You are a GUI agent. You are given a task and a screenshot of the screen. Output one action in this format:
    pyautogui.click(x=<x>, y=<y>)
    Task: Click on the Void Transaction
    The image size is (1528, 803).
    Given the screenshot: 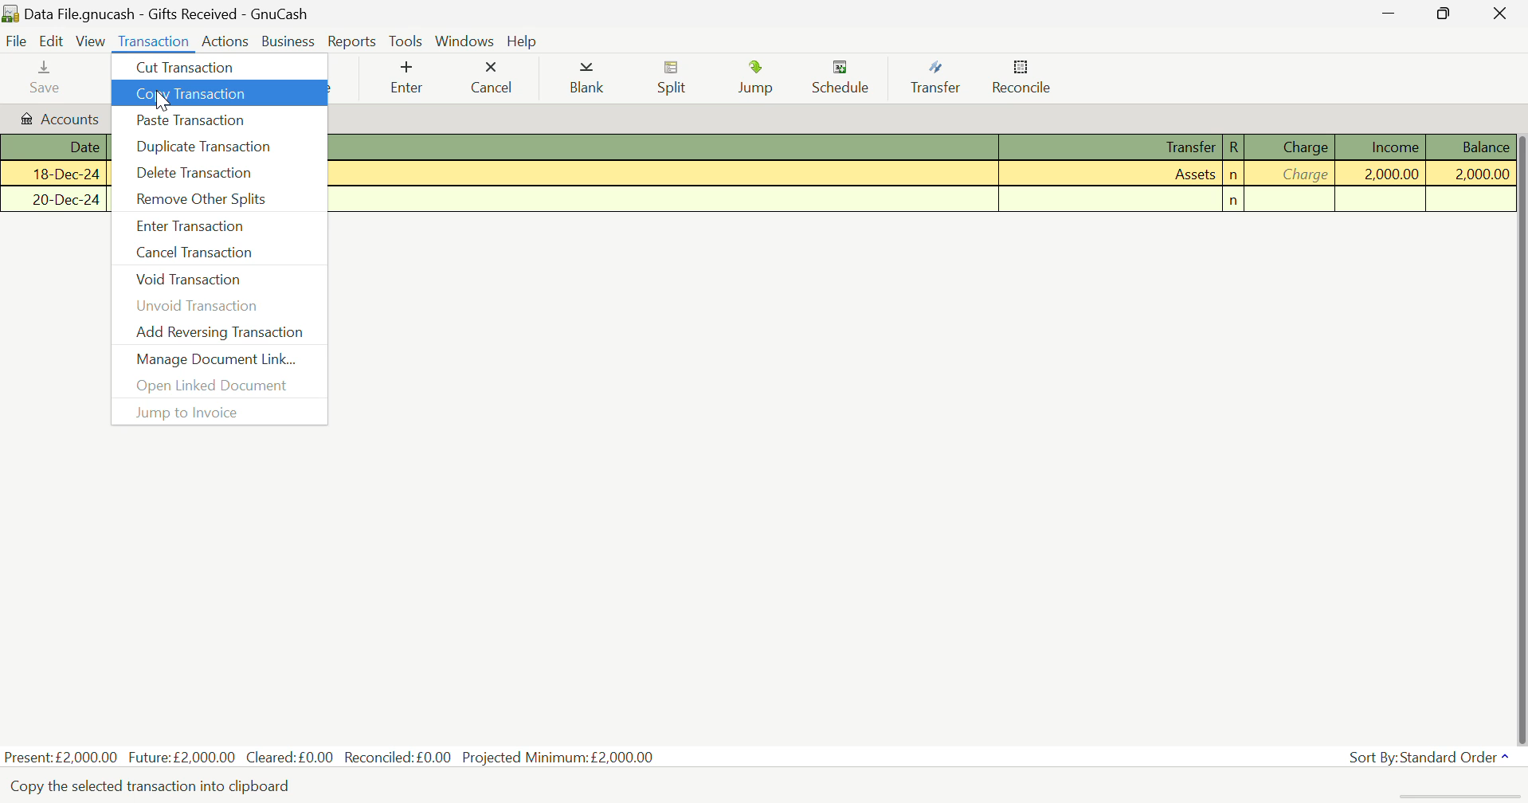 What is the action you would take?
    pyautogui.click(x=220, y=279)
    